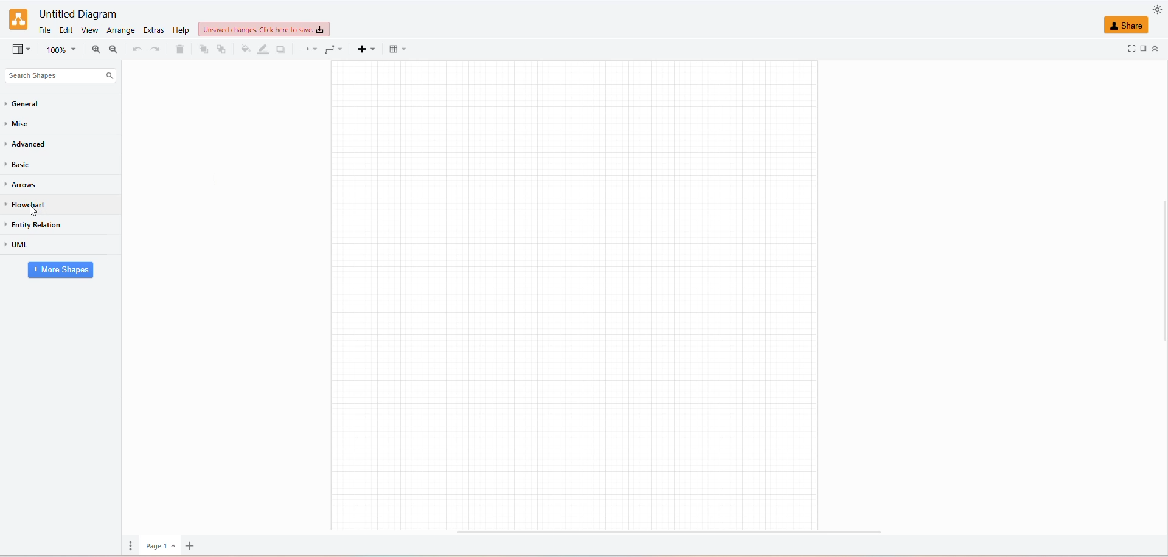  I want to click on LOGO, so click(21, 17).